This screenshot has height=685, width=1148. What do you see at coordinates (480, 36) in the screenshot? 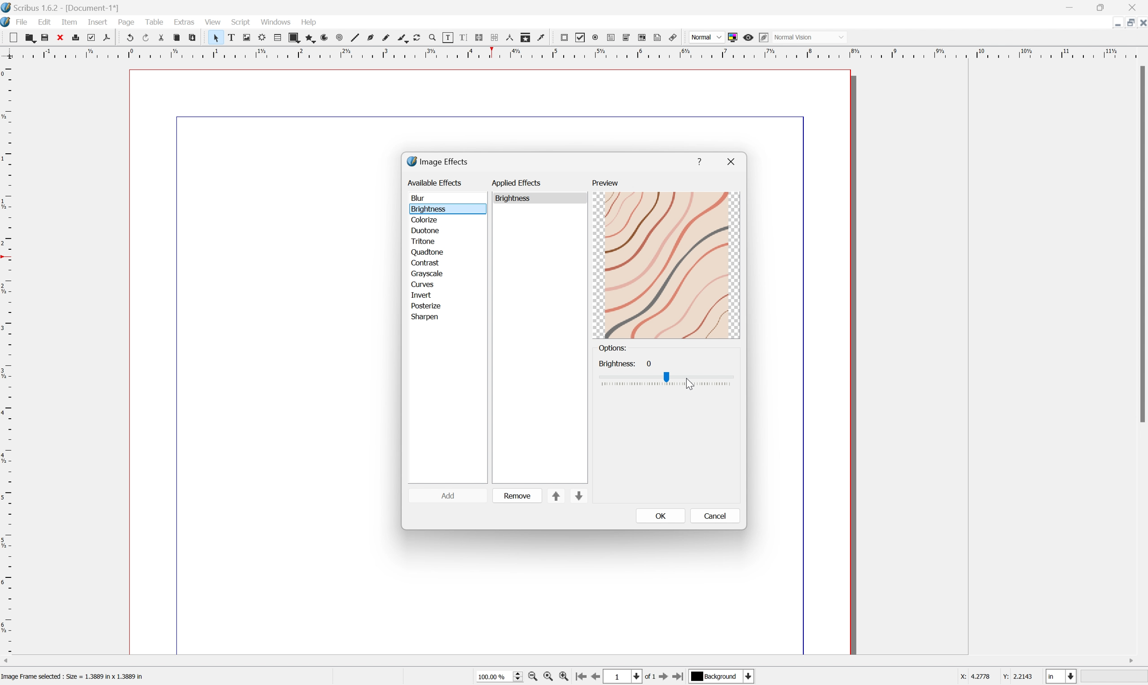
I see `Line text frames` at bounding box center [480, 36].